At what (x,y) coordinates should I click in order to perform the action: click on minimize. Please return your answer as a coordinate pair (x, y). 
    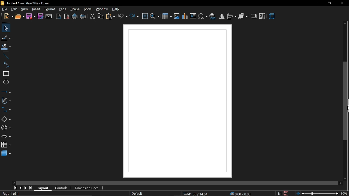
    Looking at the image, I should click on (316, 3).